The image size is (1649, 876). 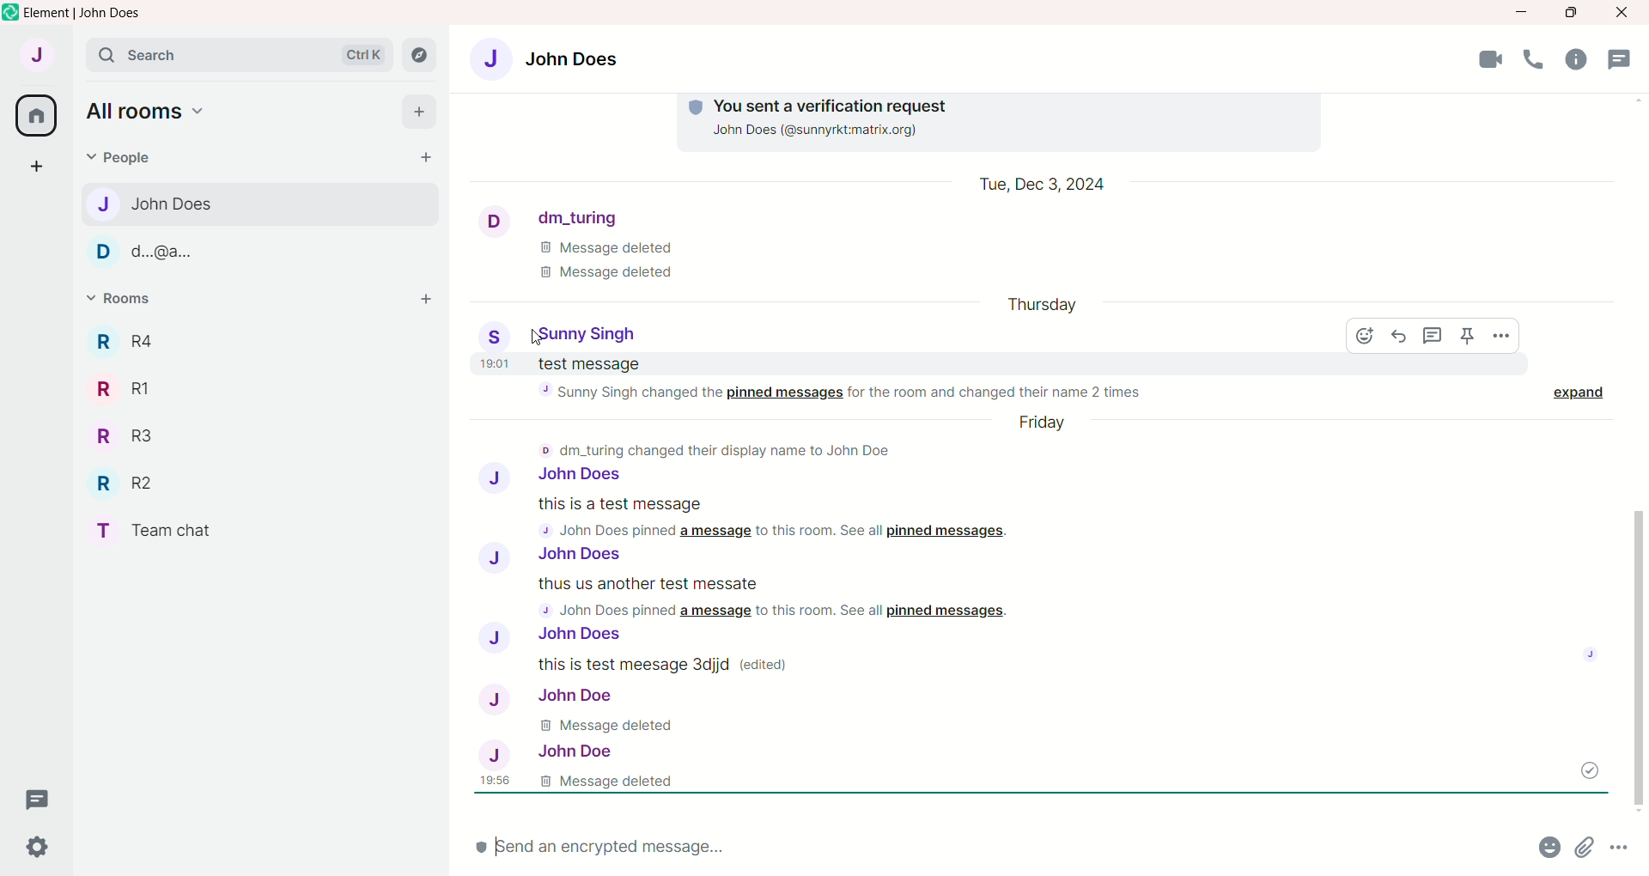 What do you see at coordinates (120, 341) in the screenshot?
I see `R4` at bounding box center [120, 341].